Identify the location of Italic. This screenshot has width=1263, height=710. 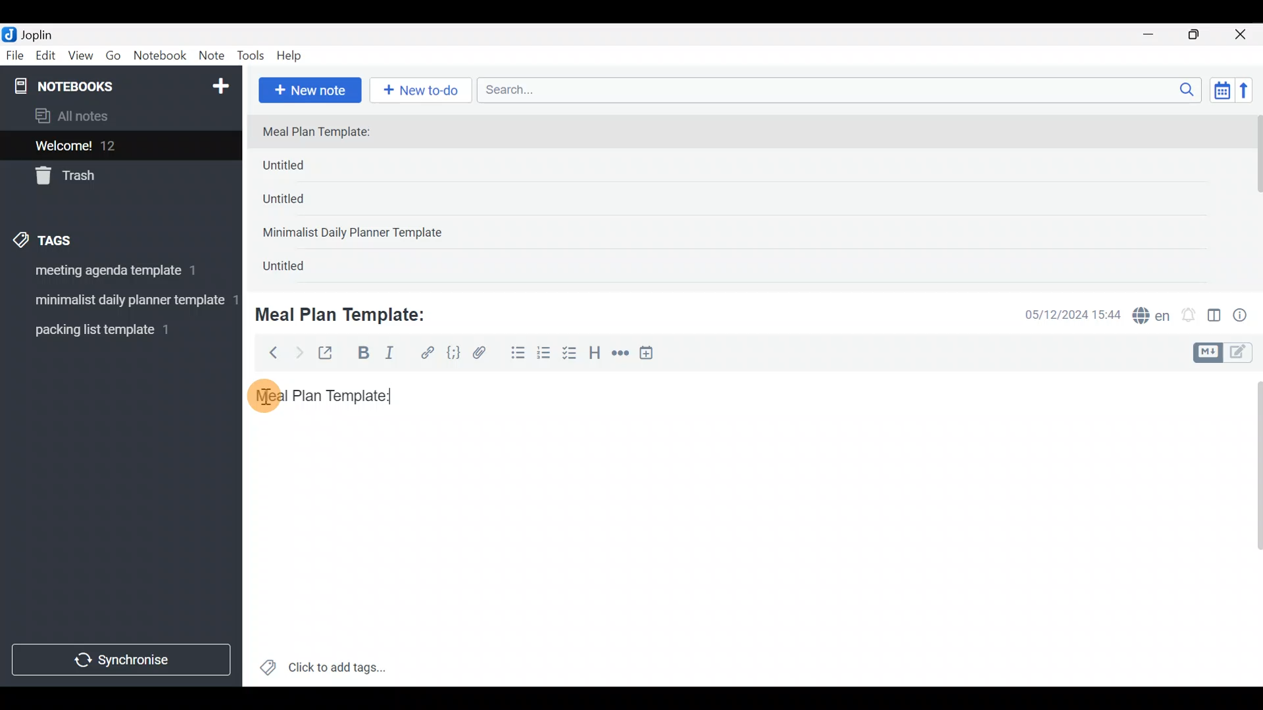
(388, 356).